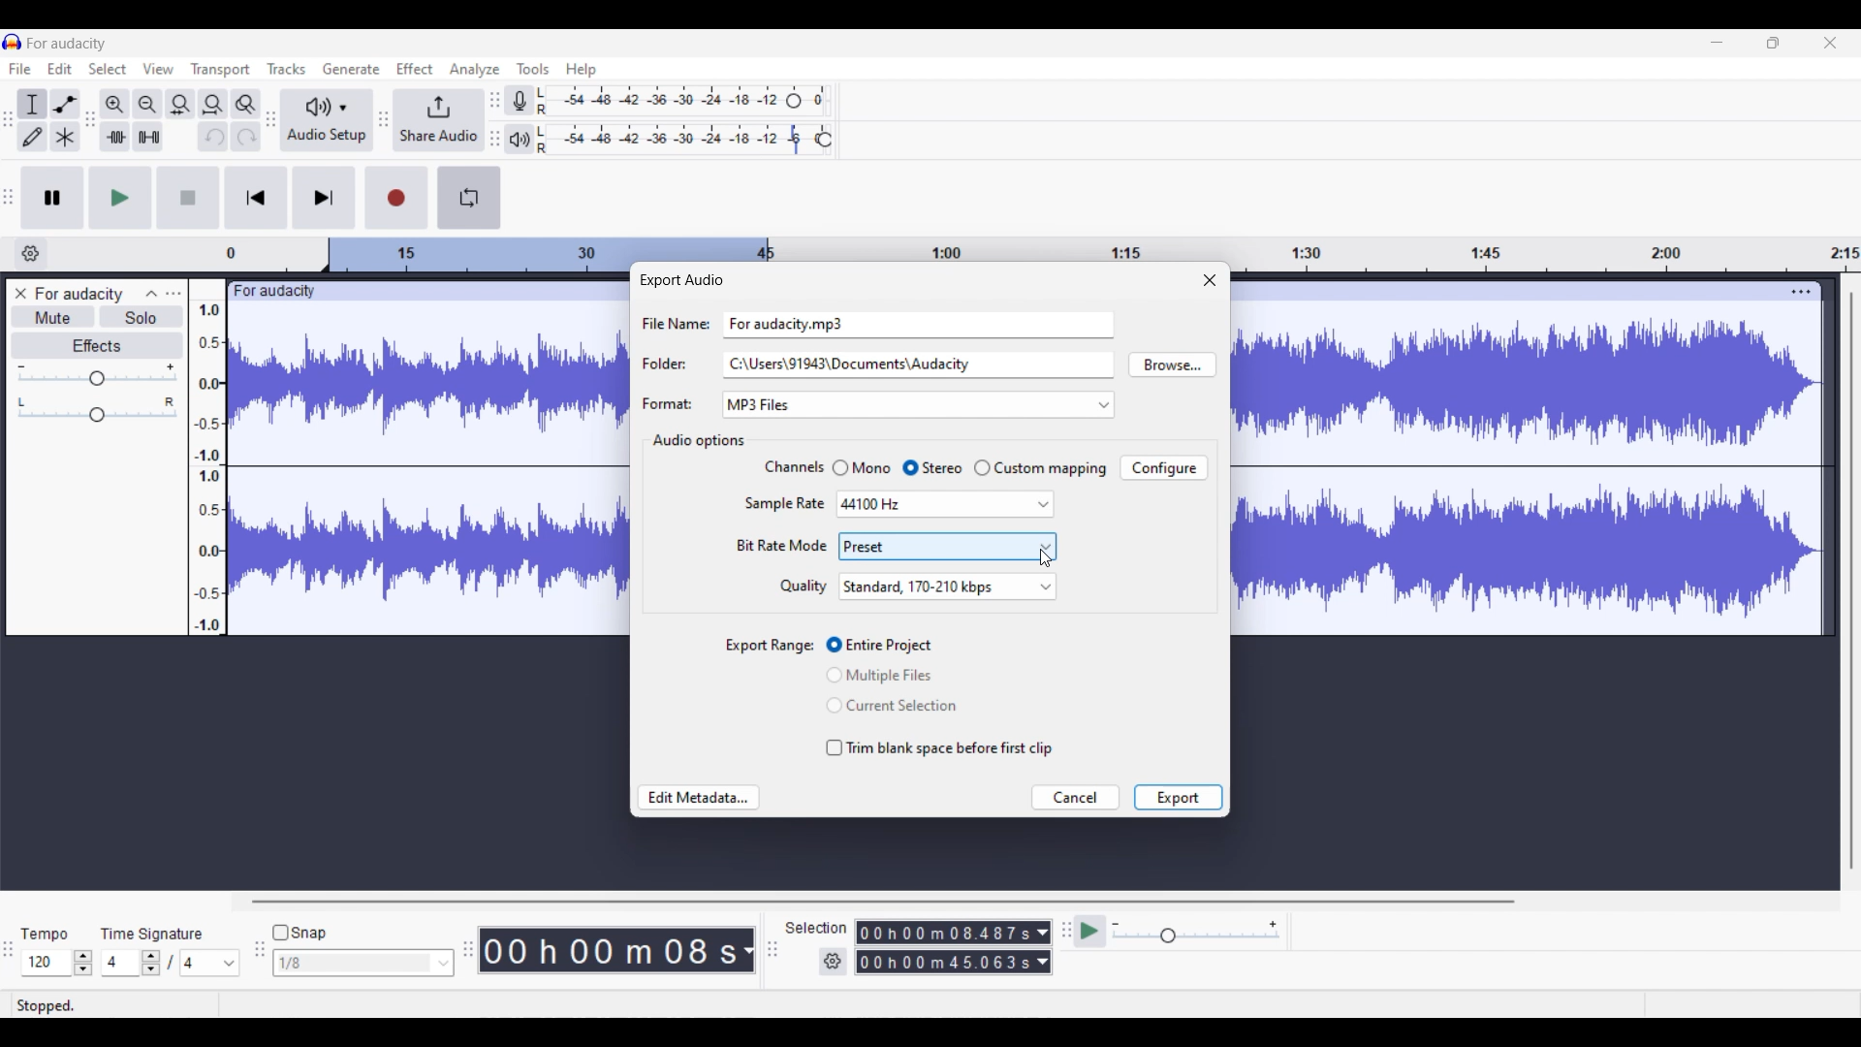  I want to click on Zoom toggle, so click(245, 105).